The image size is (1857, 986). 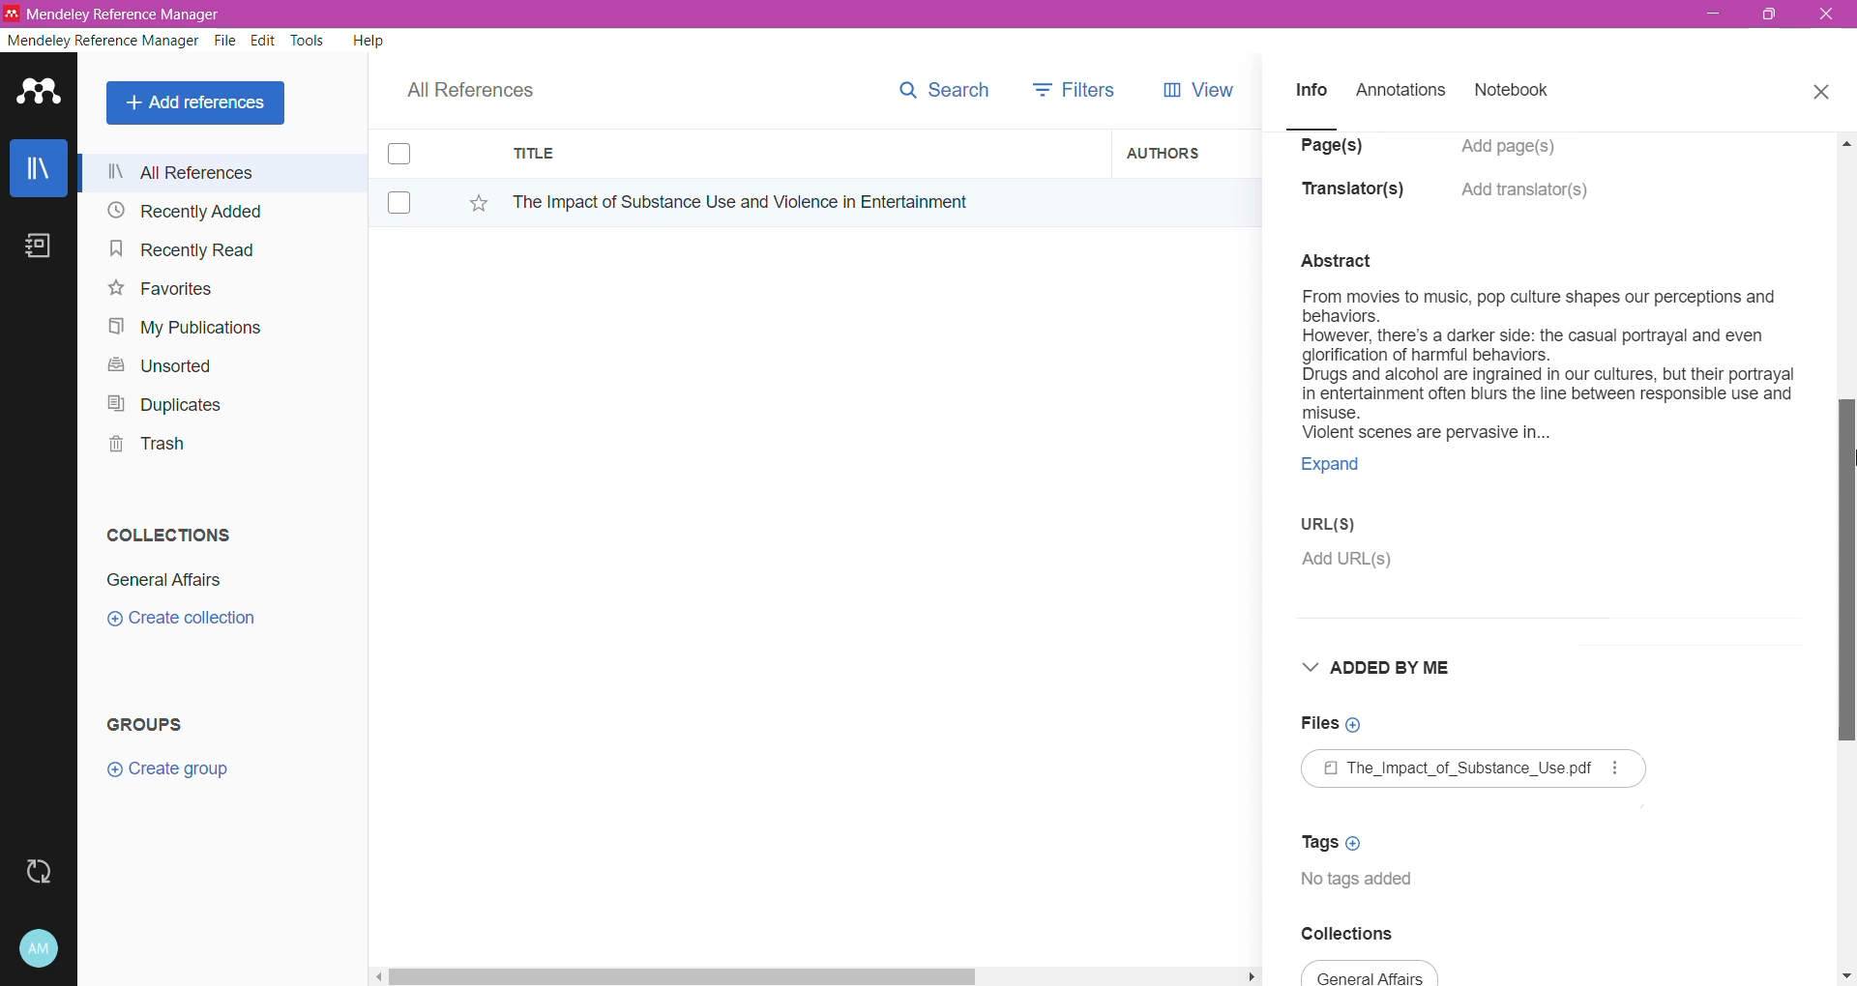 I want to click on File, so click(x=225, y=42).